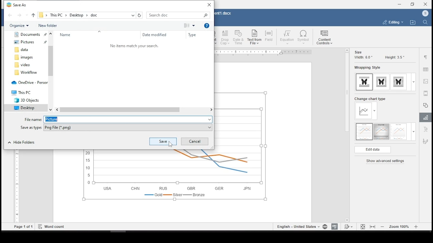 This screenshot has width=433, height=243. I want to click on select workspace, so click(393, 23).